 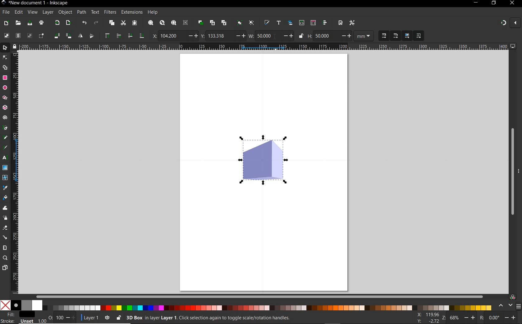 What do you see at coordinates (131, 12) in the screenshot?
I see `extensions` at bounding box center [131, 12].